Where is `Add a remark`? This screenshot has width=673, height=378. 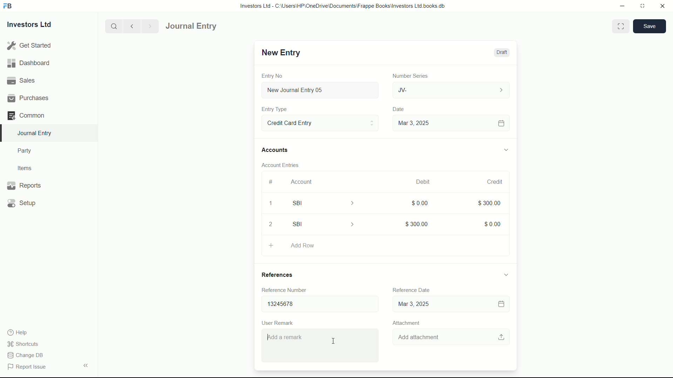 Add a remark is located at coordinates (321, 347).